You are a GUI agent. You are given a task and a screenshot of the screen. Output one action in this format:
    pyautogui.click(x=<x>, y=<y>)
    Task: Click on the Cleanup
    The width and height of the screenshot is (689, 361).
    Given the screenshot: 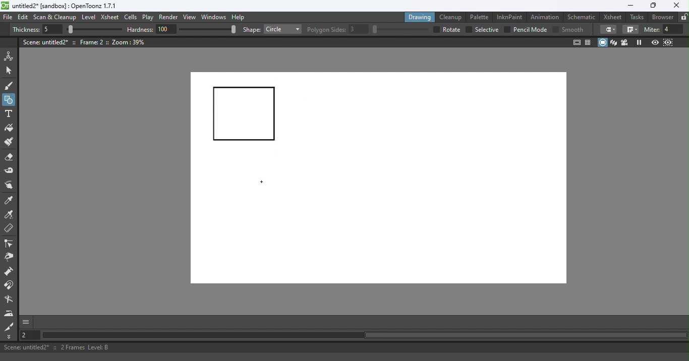 What is the action you would take?
    pyautogui.click(x=452, y=17)
    